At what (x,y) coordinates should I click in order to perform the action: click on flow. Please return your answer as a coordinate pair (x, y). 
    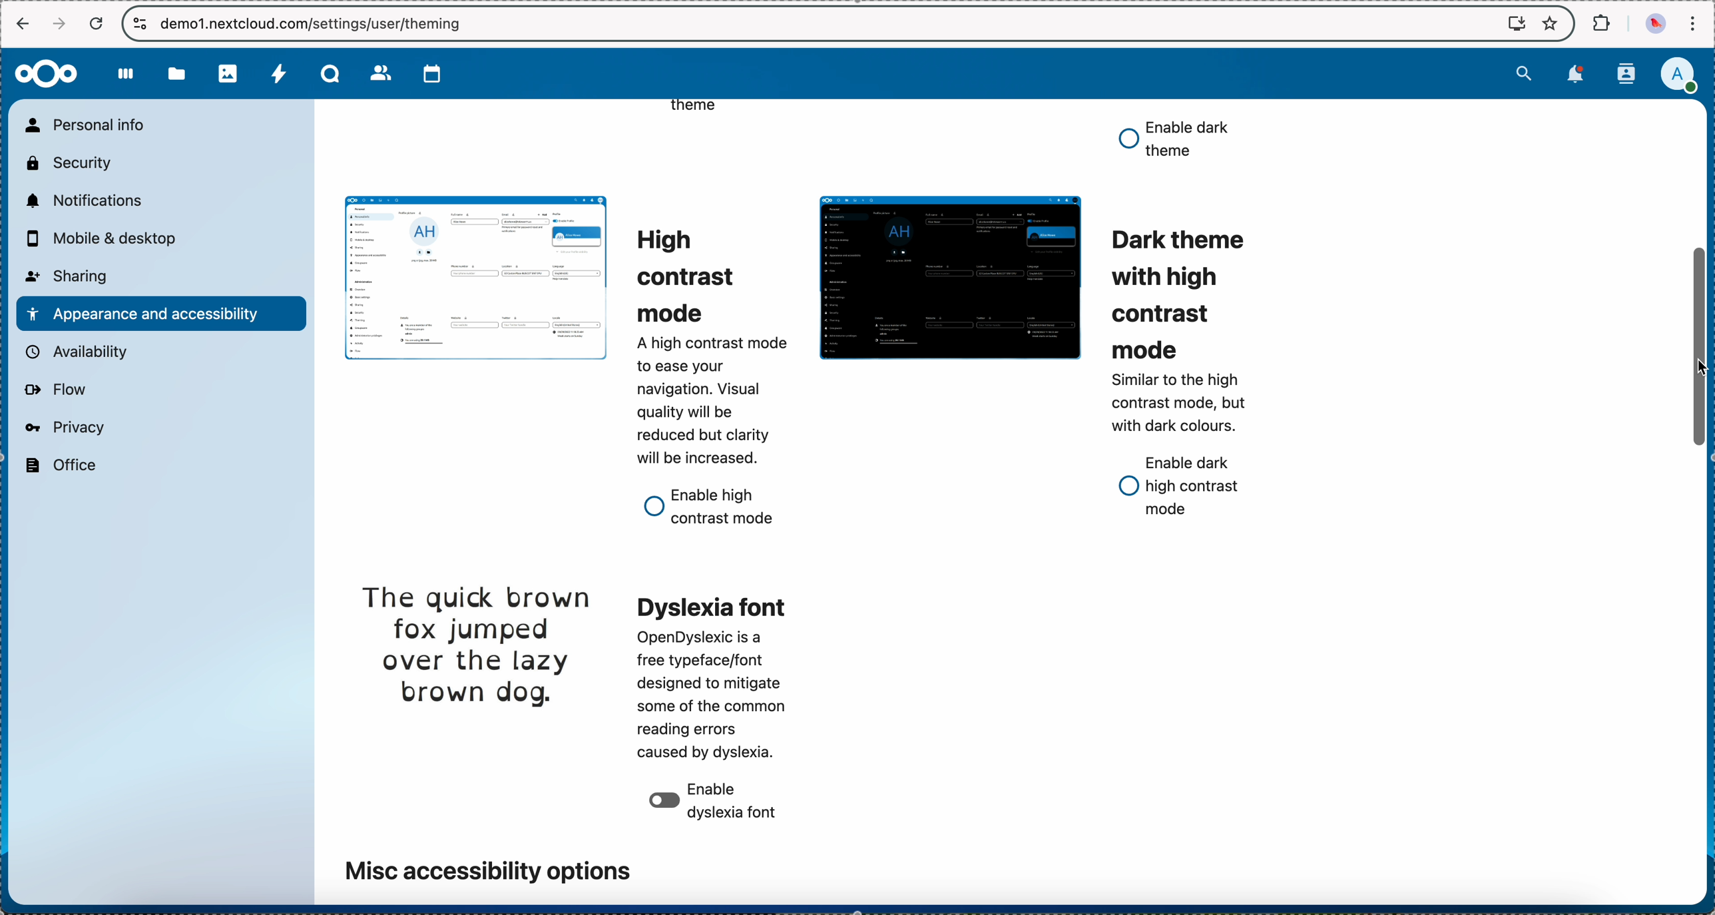
    Looking at the image, I should click on (57, 392).